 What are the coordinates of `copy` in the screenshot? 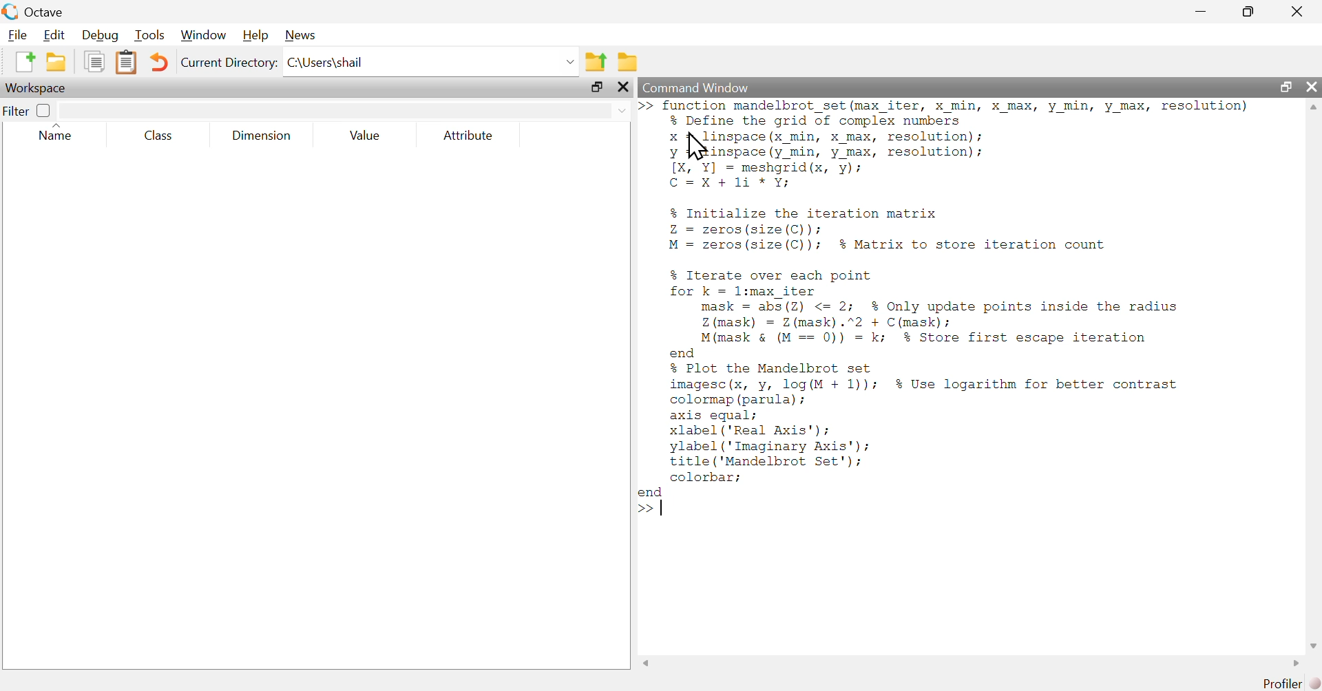 It's located at (94, 62).